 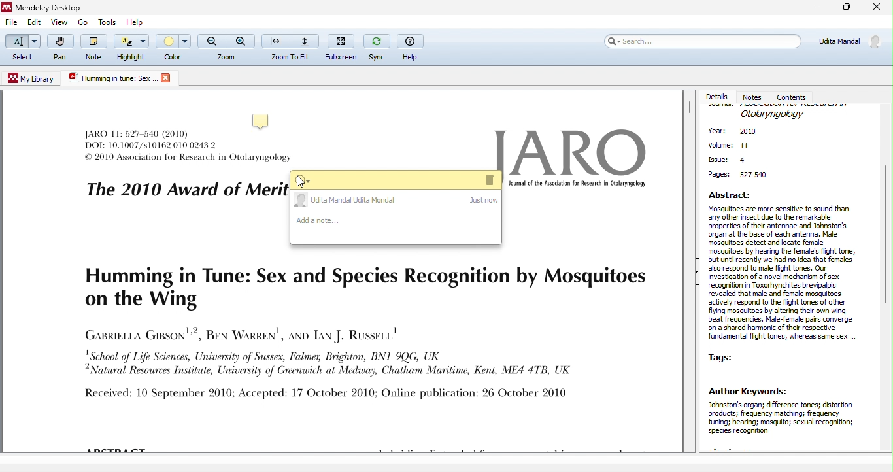 I want to click on udita mandal , so click(x=394, y=201).